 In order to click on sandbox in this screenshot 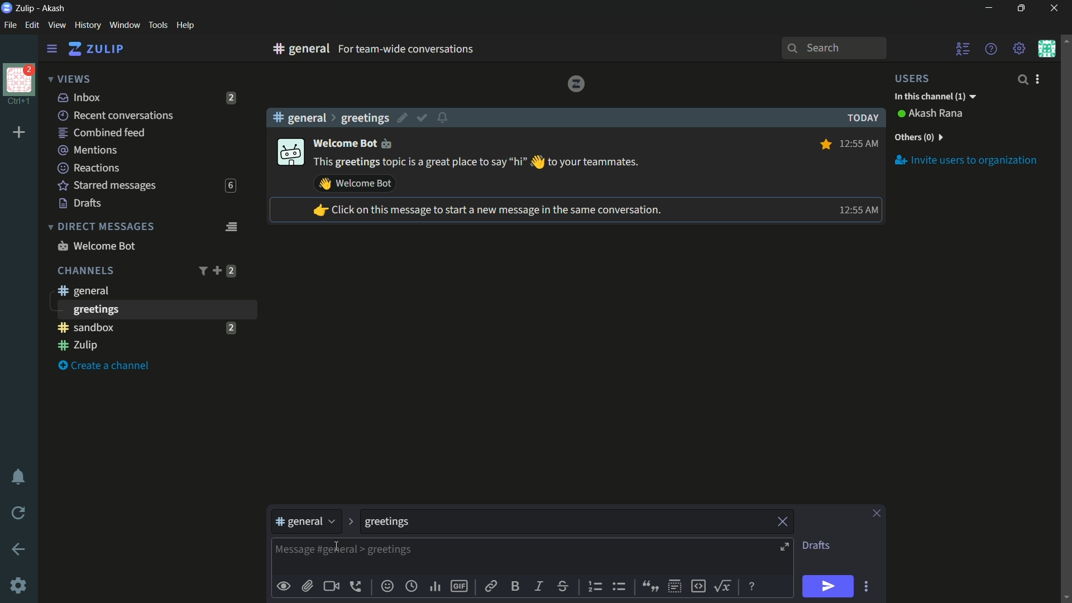, I will do `click(136, 327)`.